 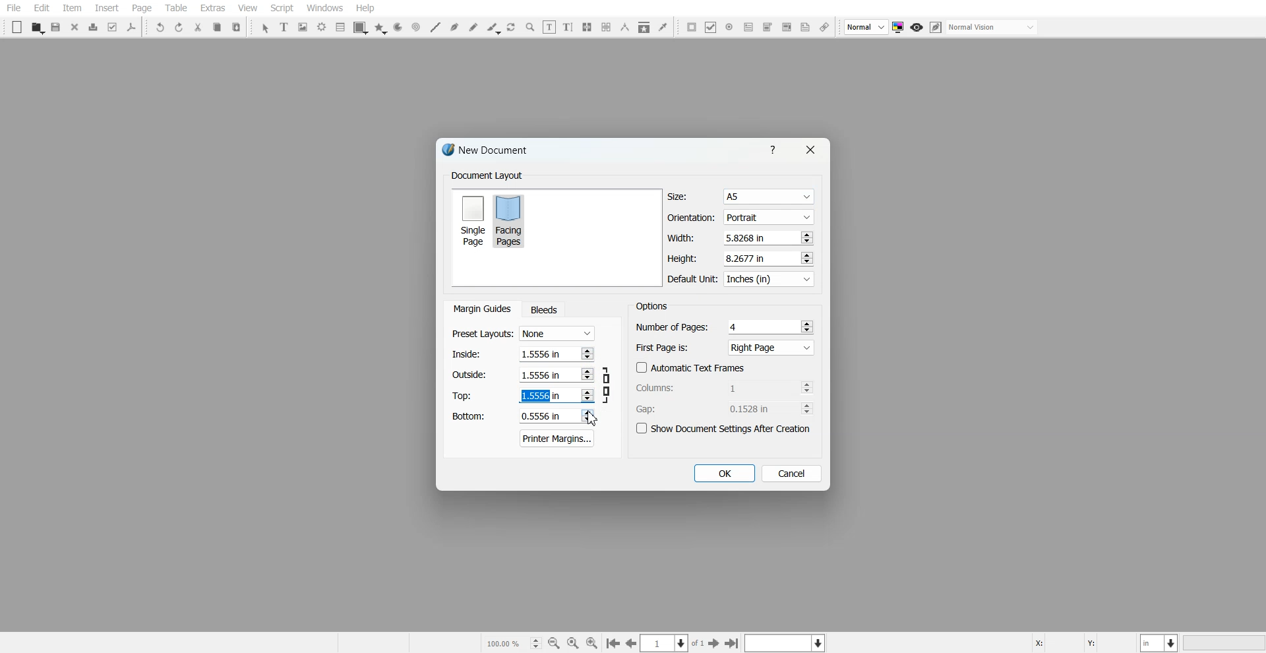 I want to click on Default Unit in Inches, so click(x=742, y=280).